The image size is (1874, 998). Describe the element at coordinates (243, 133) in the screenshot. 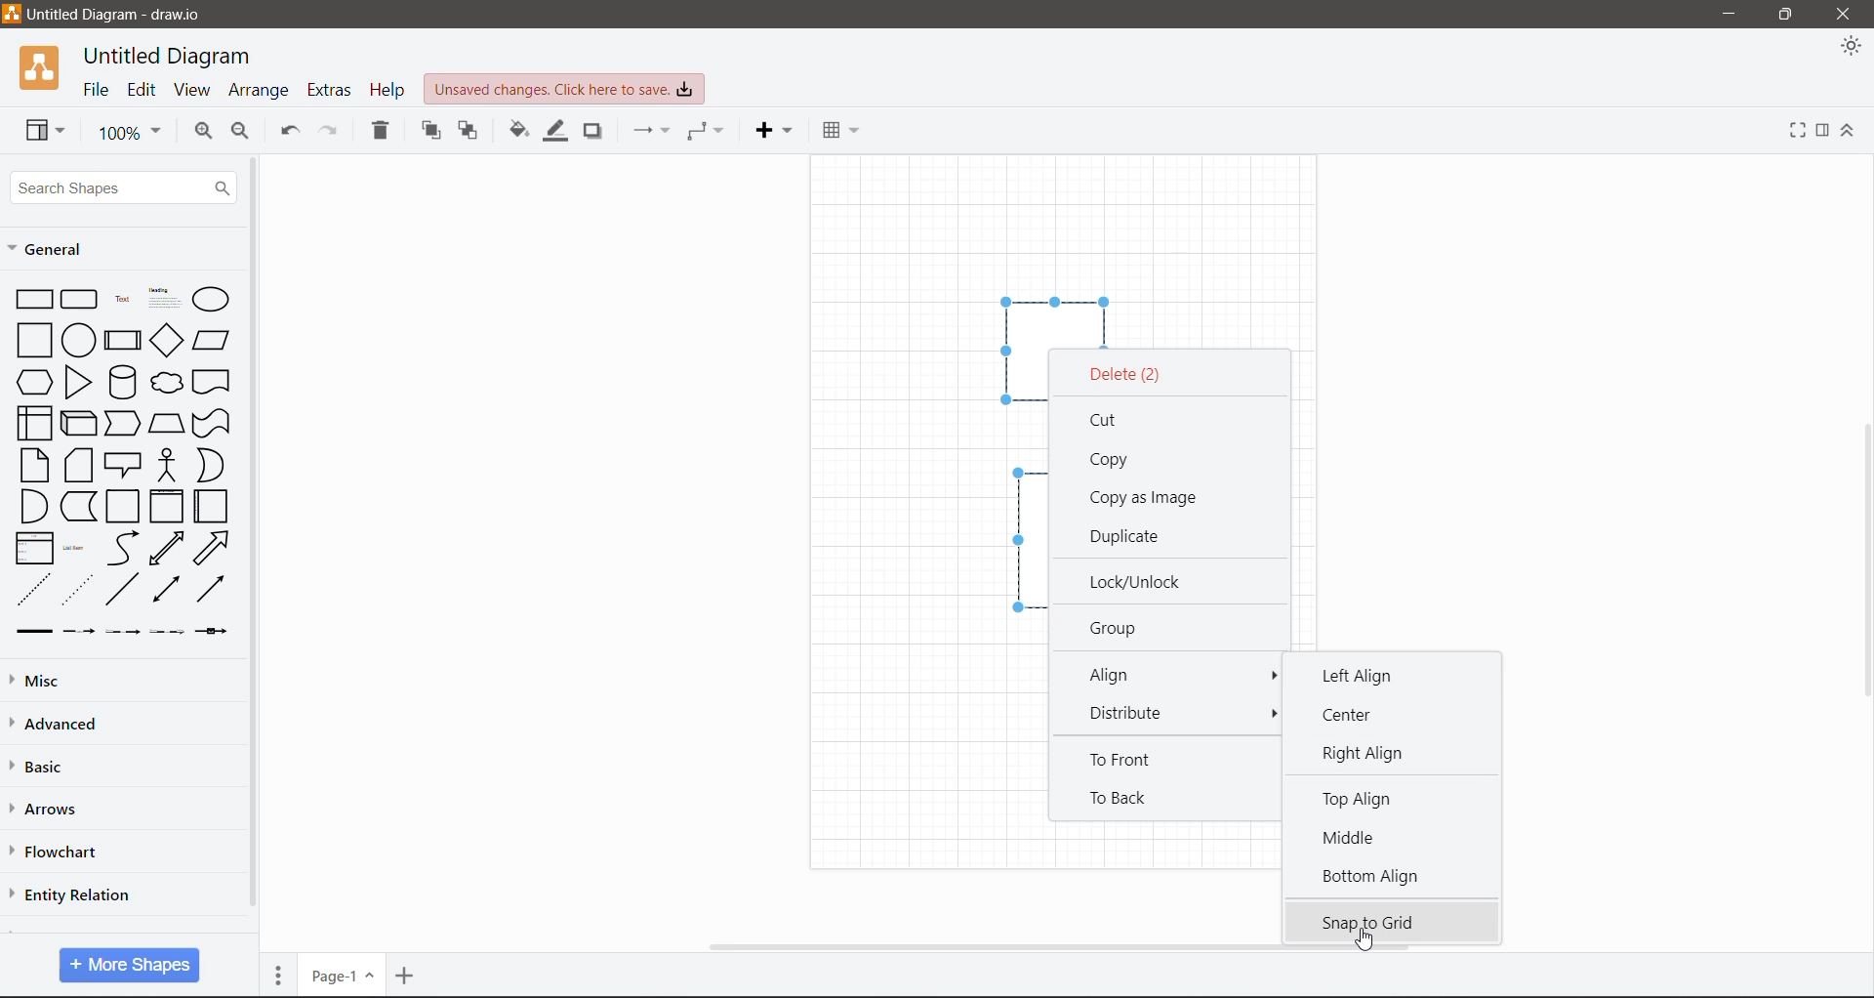

I see `Zoom Out` at that location.